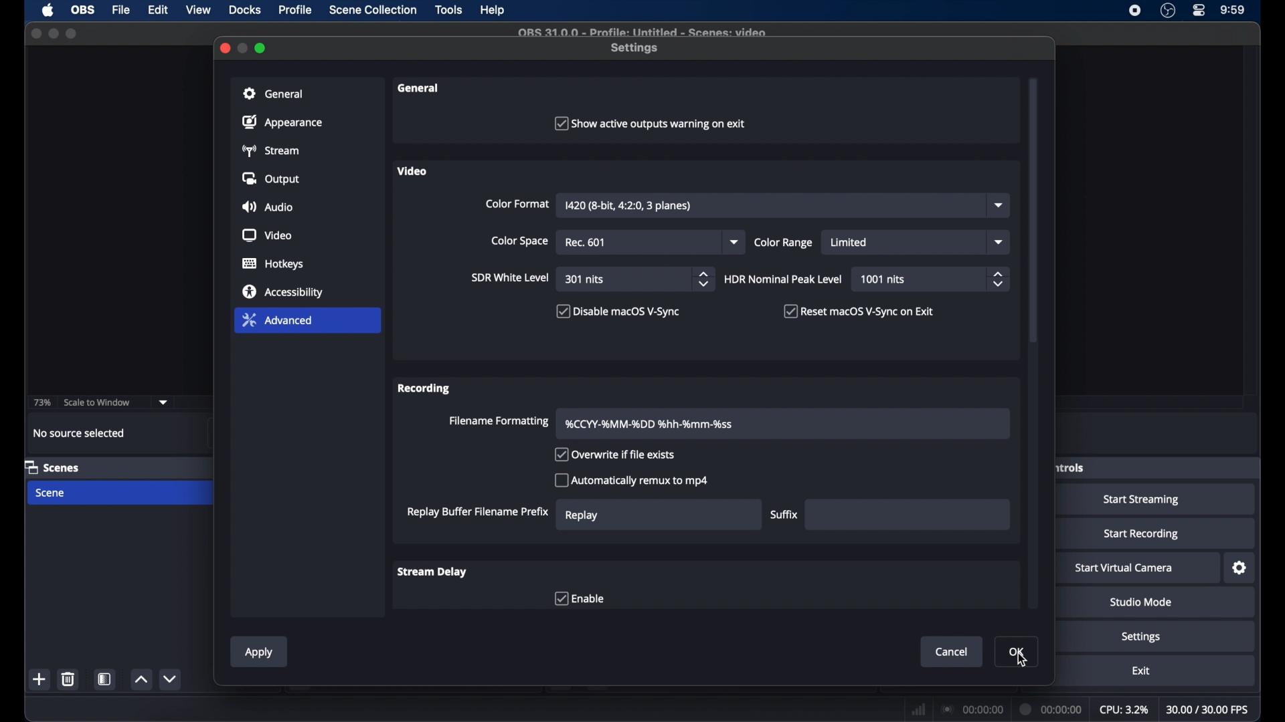 This screenshot has height=722, width=1285. I want to click on maximize, so click(262, 49).